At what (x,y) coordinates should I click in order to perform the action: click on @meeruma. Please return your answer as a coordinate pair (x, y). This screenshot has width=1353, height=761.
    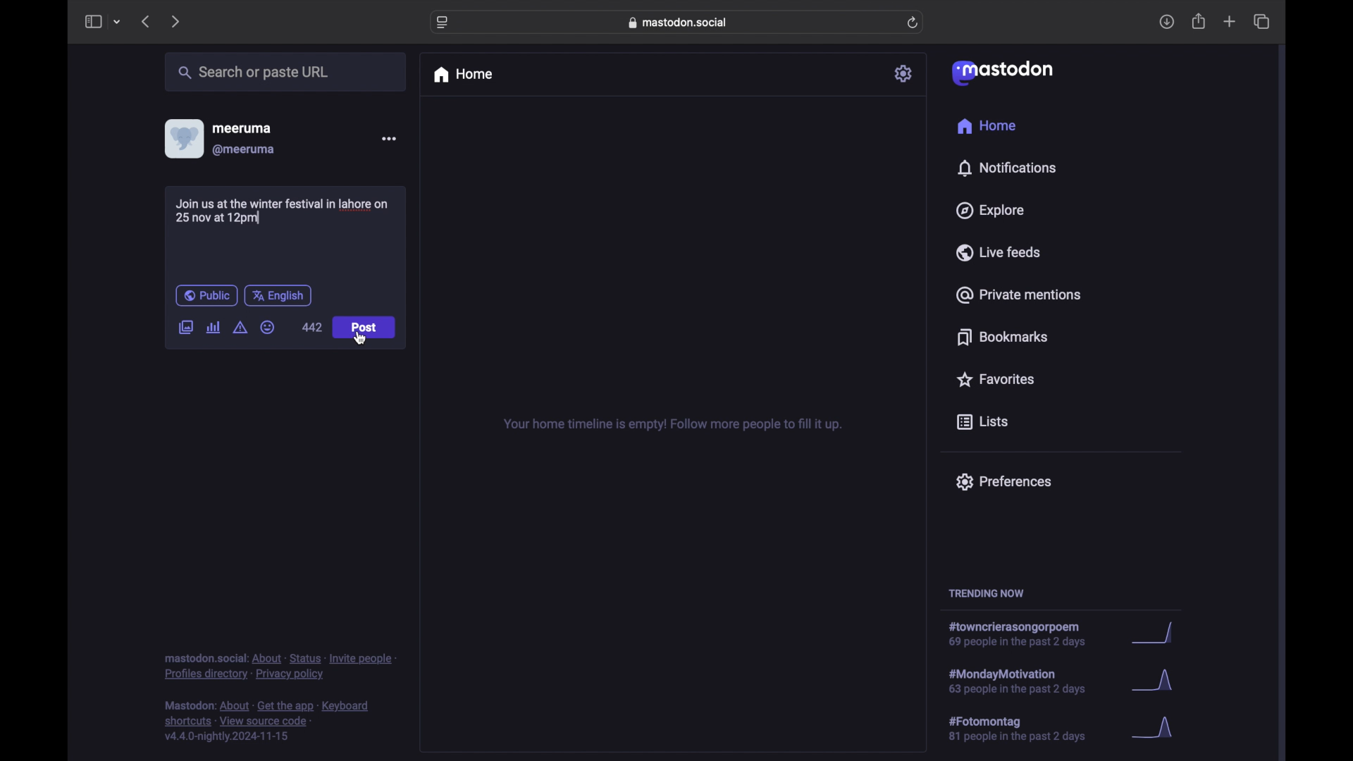
    Looking at the image, I should click on (244, 150).